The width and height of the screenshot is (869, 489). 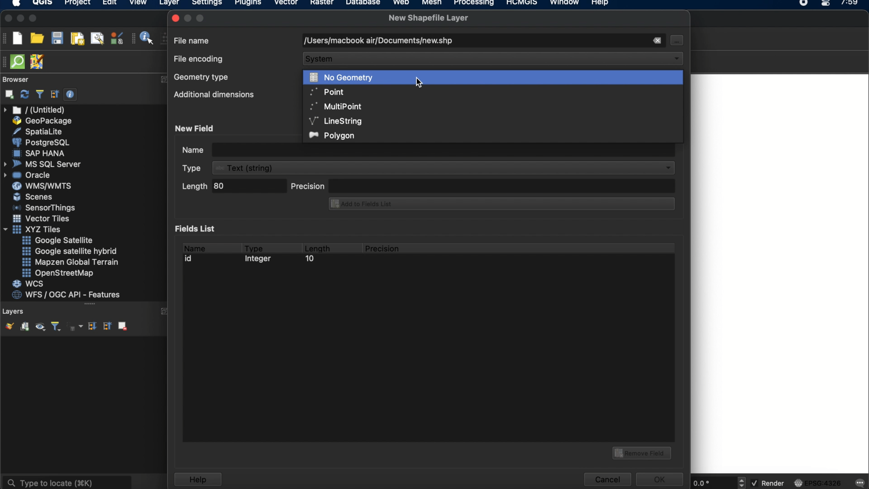 I want to click on QuickOSM, so click(x=19, y=62).